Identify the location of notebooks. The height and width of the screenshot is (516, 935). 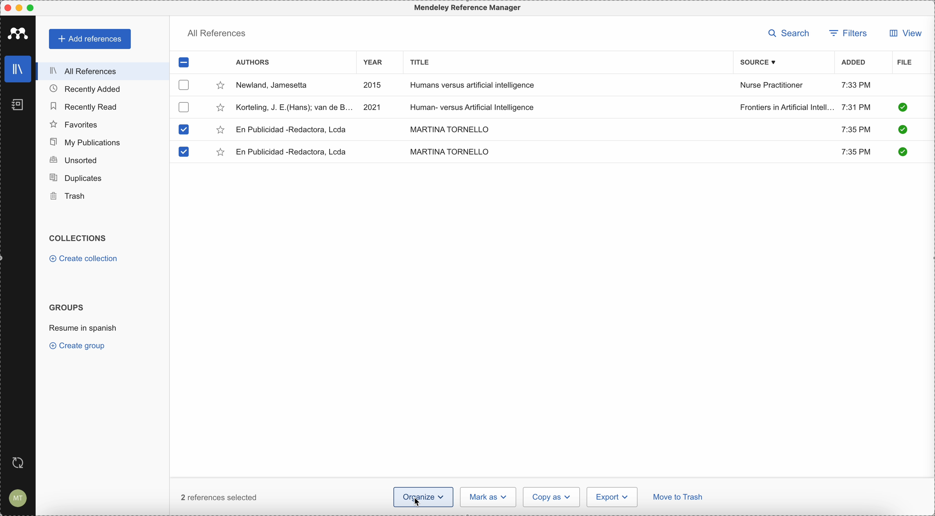
(19, 107).